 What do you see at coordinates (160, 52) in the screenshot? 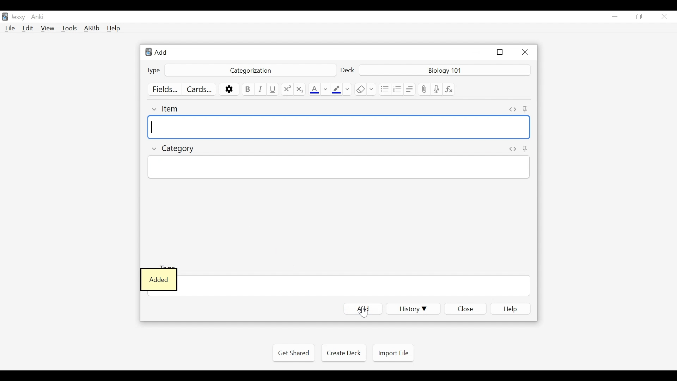
I see `Add` at bounding box center [160, 52].